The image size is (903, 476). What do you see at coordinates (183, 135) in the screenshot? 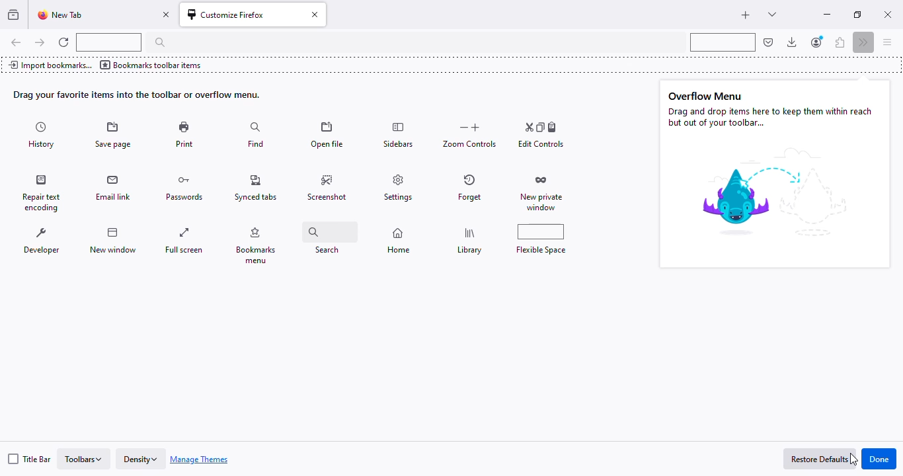
I see `print` at bounding box center [183, 135].